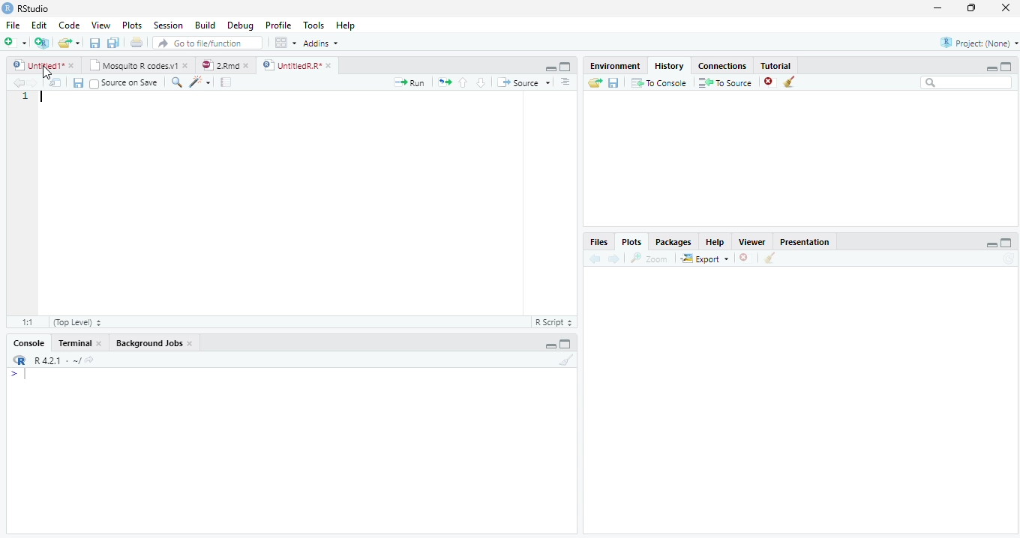 The width and height of the screenshot is (1020, 538). Describe the element at coordinates (555, 323) in the screenshot. I see `R Script` at that location.